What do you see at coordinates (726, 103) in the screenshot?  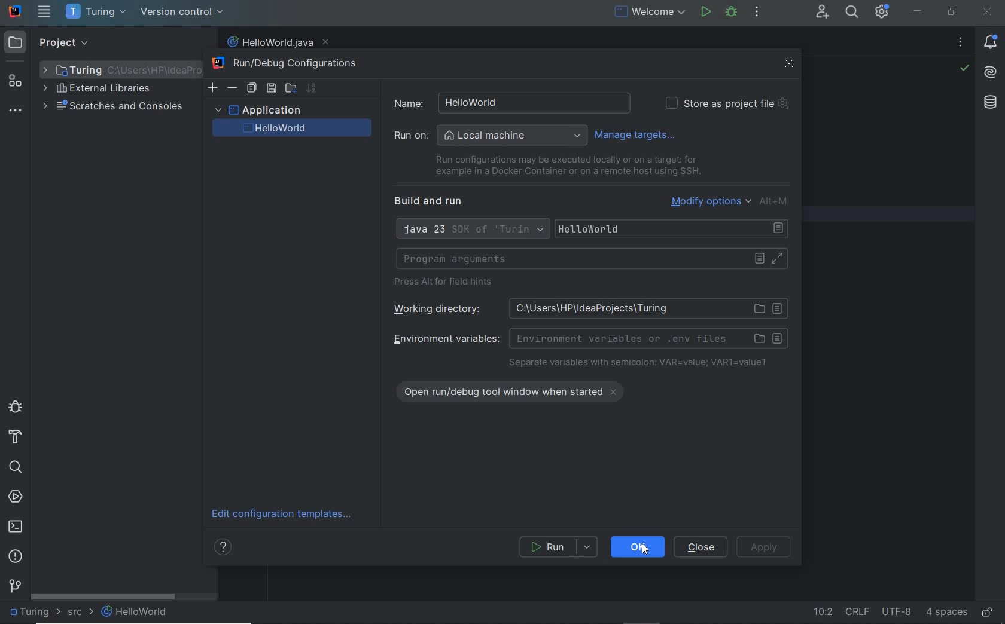 I see `store as project file` at bounding box center [726, 103].